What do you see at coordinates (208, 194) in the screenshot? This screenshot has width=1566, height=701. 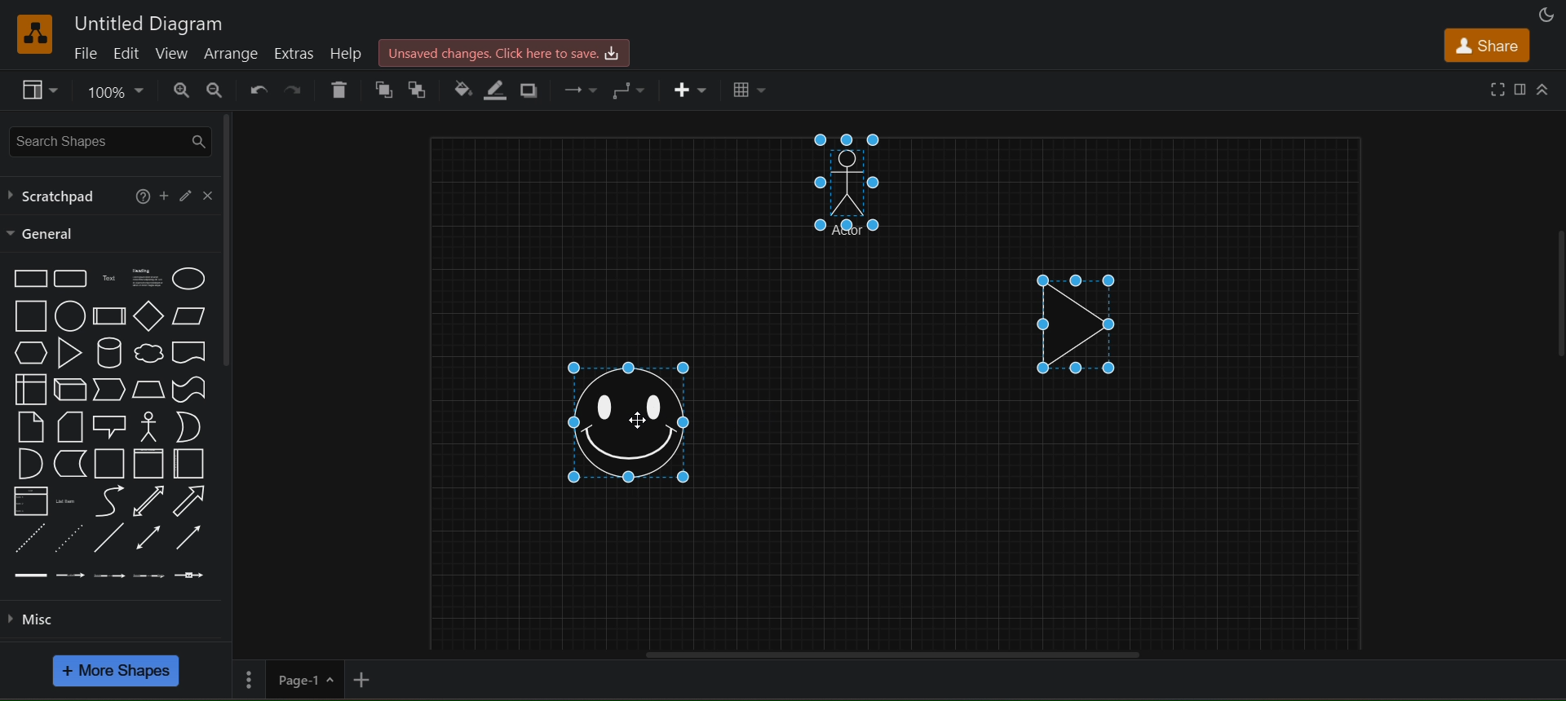 I see `close` at bounding box center [208, 194].